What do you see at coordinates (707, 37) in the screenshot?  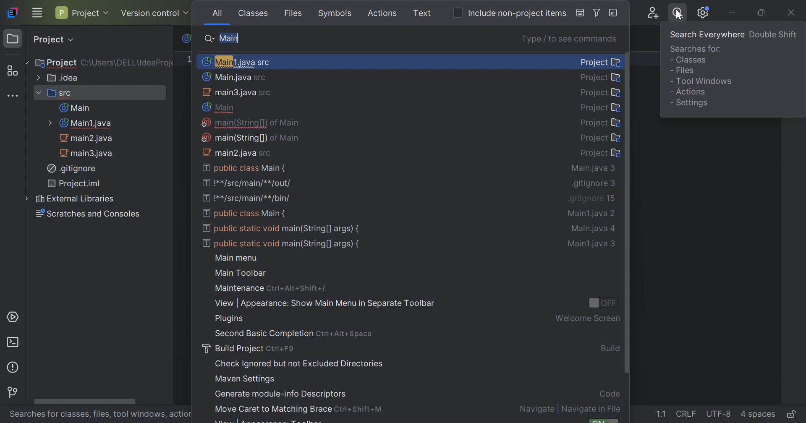 I see `Search everywhere` at bounding box center [707, 37].